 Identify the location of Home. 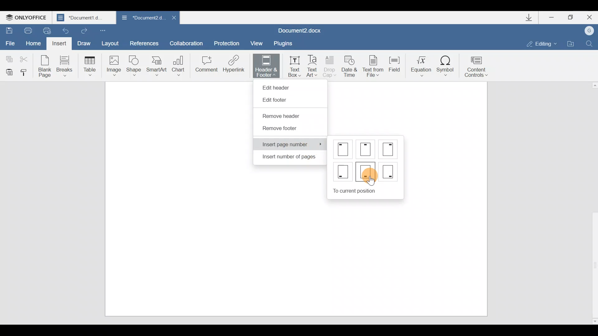
(33, 43).